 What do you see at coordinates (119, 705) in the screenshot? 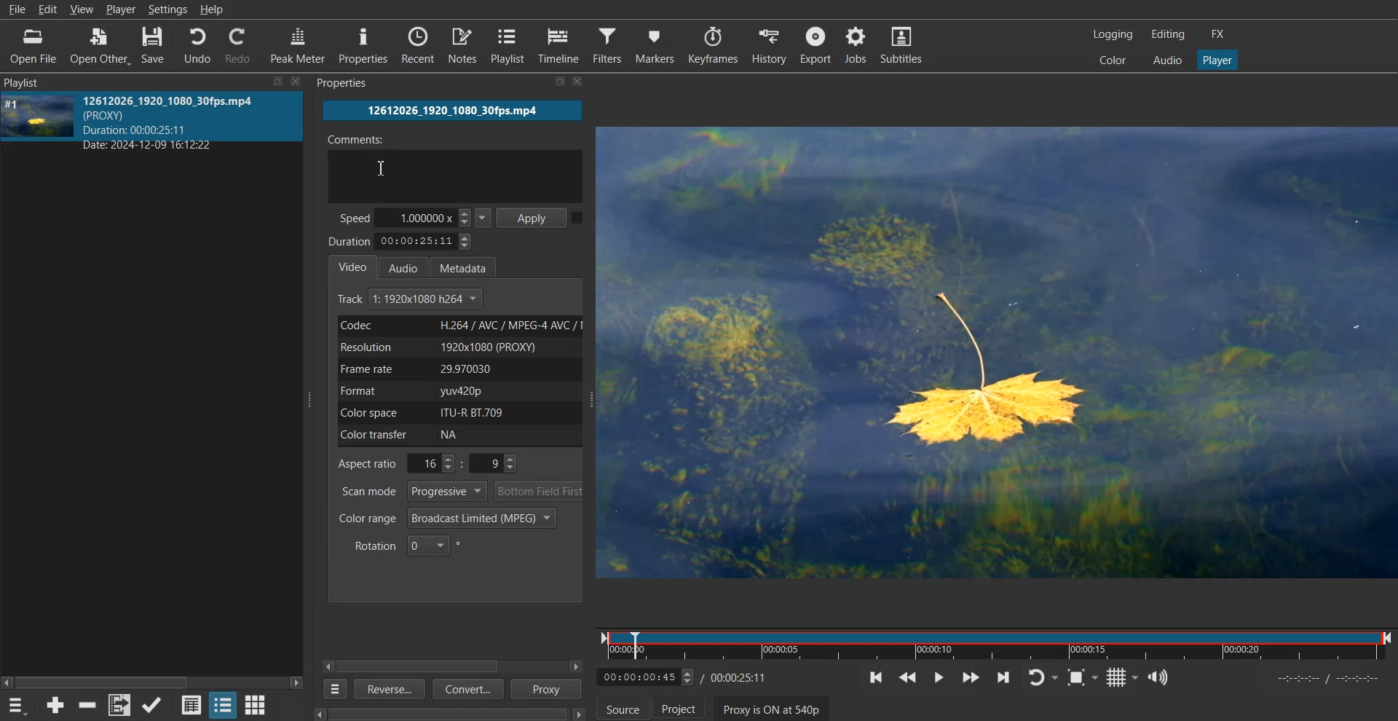
I see `Add file to playlist` at bounding box center [119, 705].